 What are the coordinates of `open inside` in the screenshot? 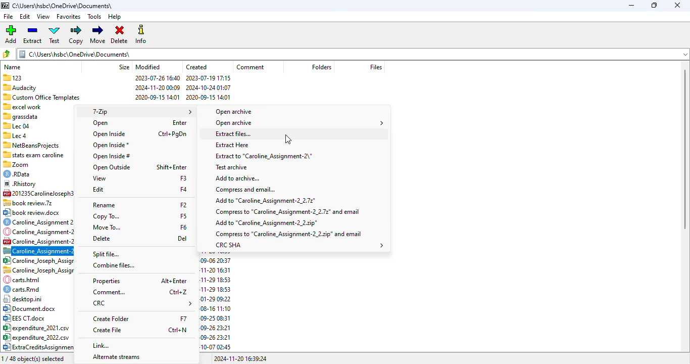 It's located at (110, 134).